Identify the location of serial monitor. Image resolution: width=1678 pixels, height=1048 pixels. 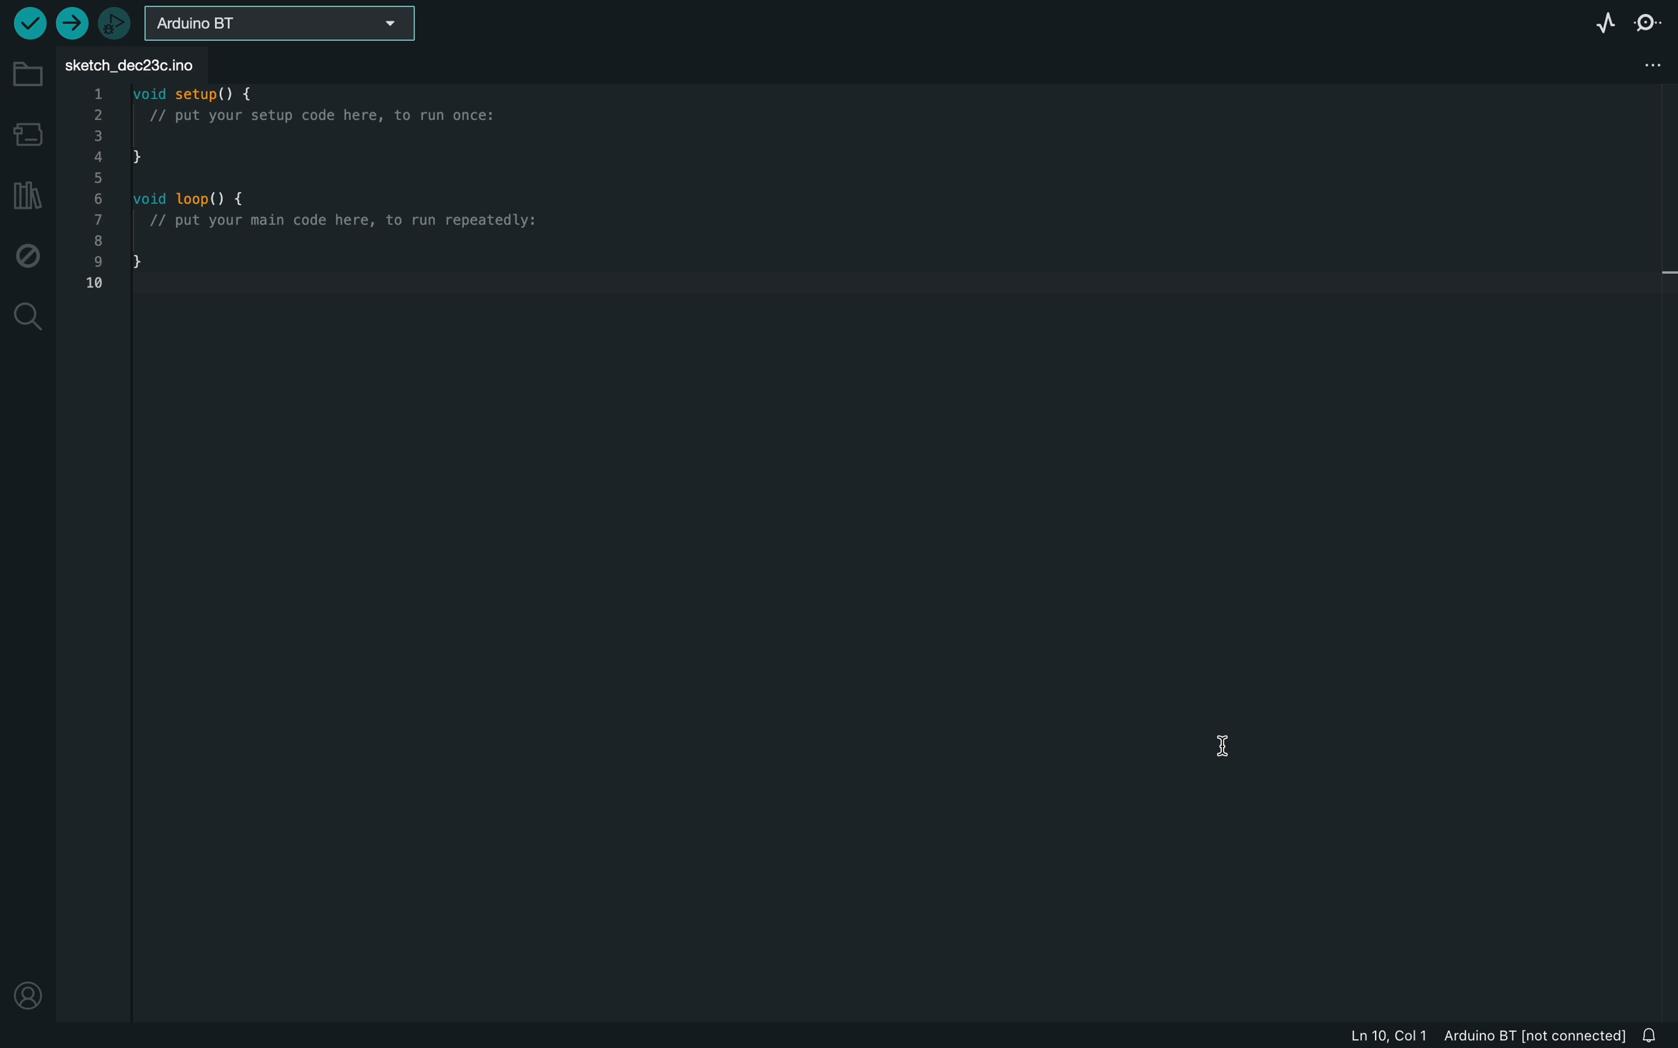
(1655, 20).